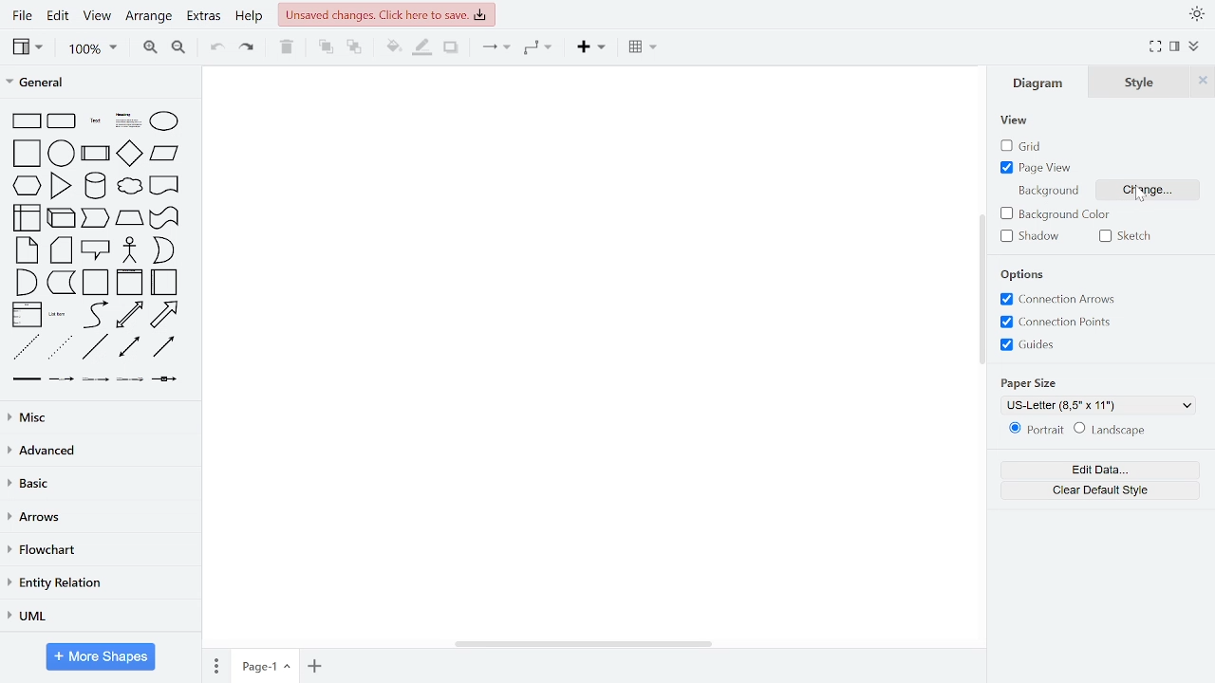 The width and height of the screenshot is (1215, 683). Describe the element at coordinates (26, 185) in the screenshot. I see `general shapes` at that location.